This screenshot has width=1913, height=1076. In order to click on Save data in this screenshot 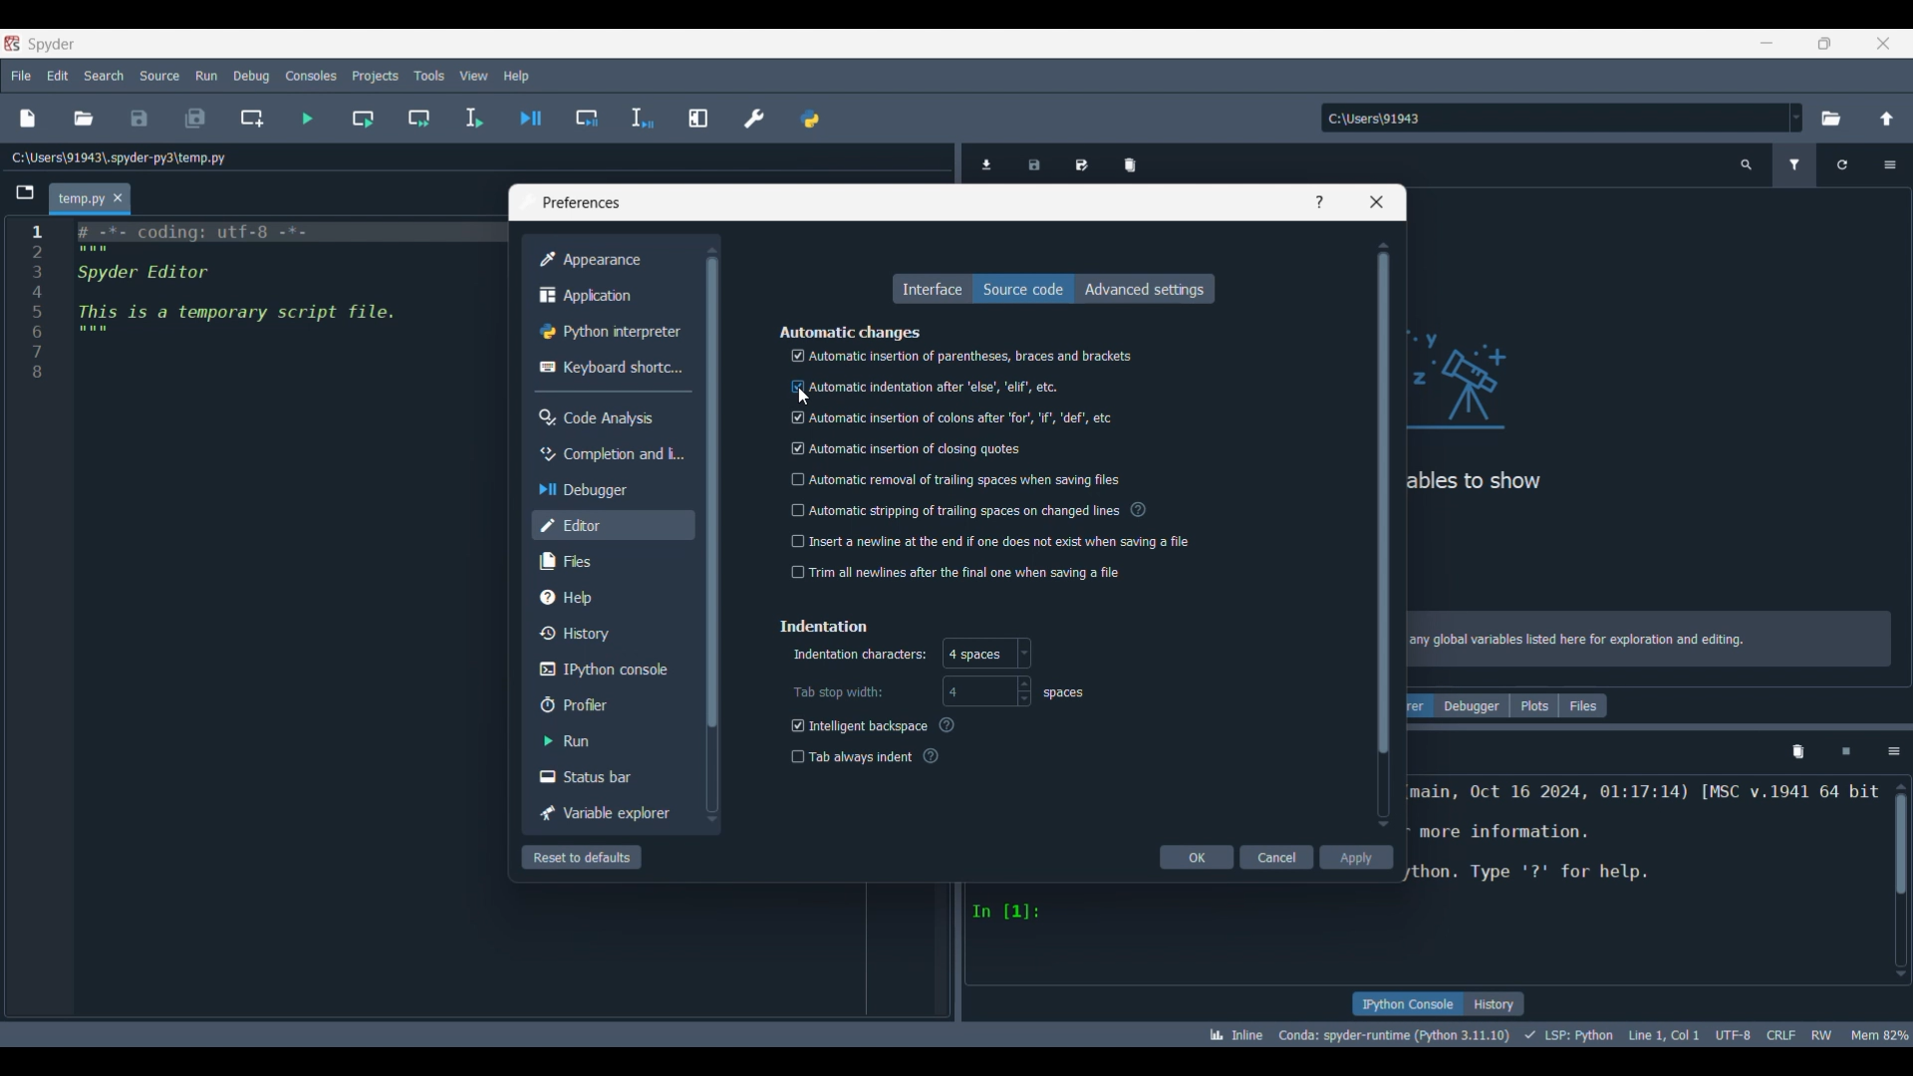, I will do `click(1033, 162)`.